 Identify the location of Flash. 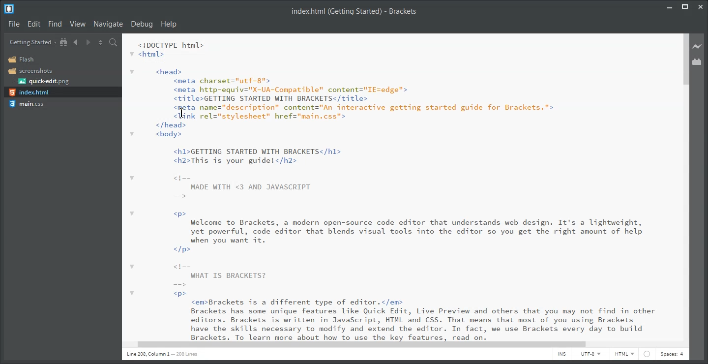
(22, 59).